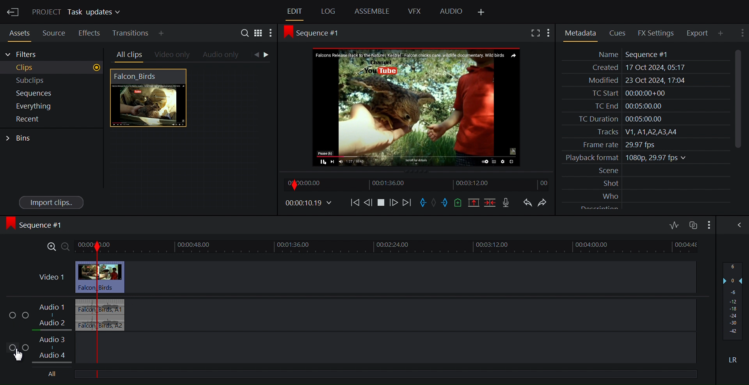 This screenshot has height=385, width=749. What do you see at coordinates (689, 244) in the screenshot?
I see `00:04:4¢` at bounding box center [689, 244].